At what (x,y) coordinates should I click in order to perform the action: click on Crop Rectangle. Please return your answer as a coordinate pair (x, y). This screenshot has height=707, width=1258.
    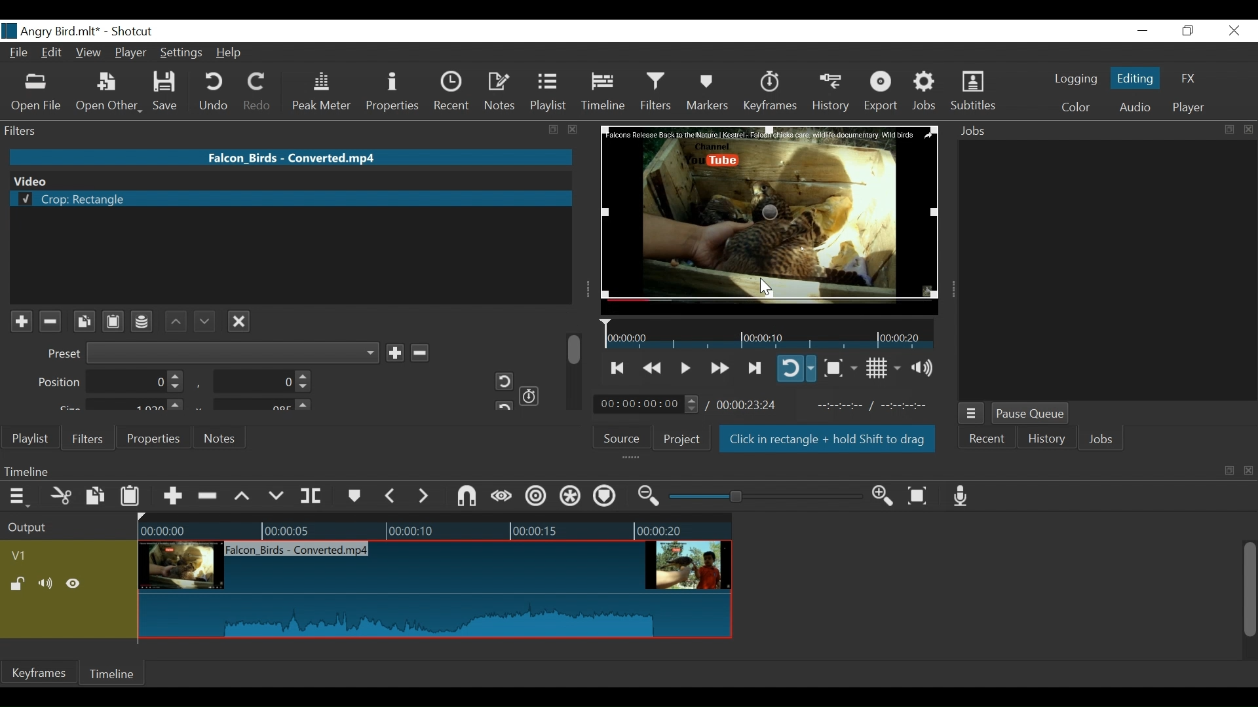
    Looking at the image, I should click on (290, 200).